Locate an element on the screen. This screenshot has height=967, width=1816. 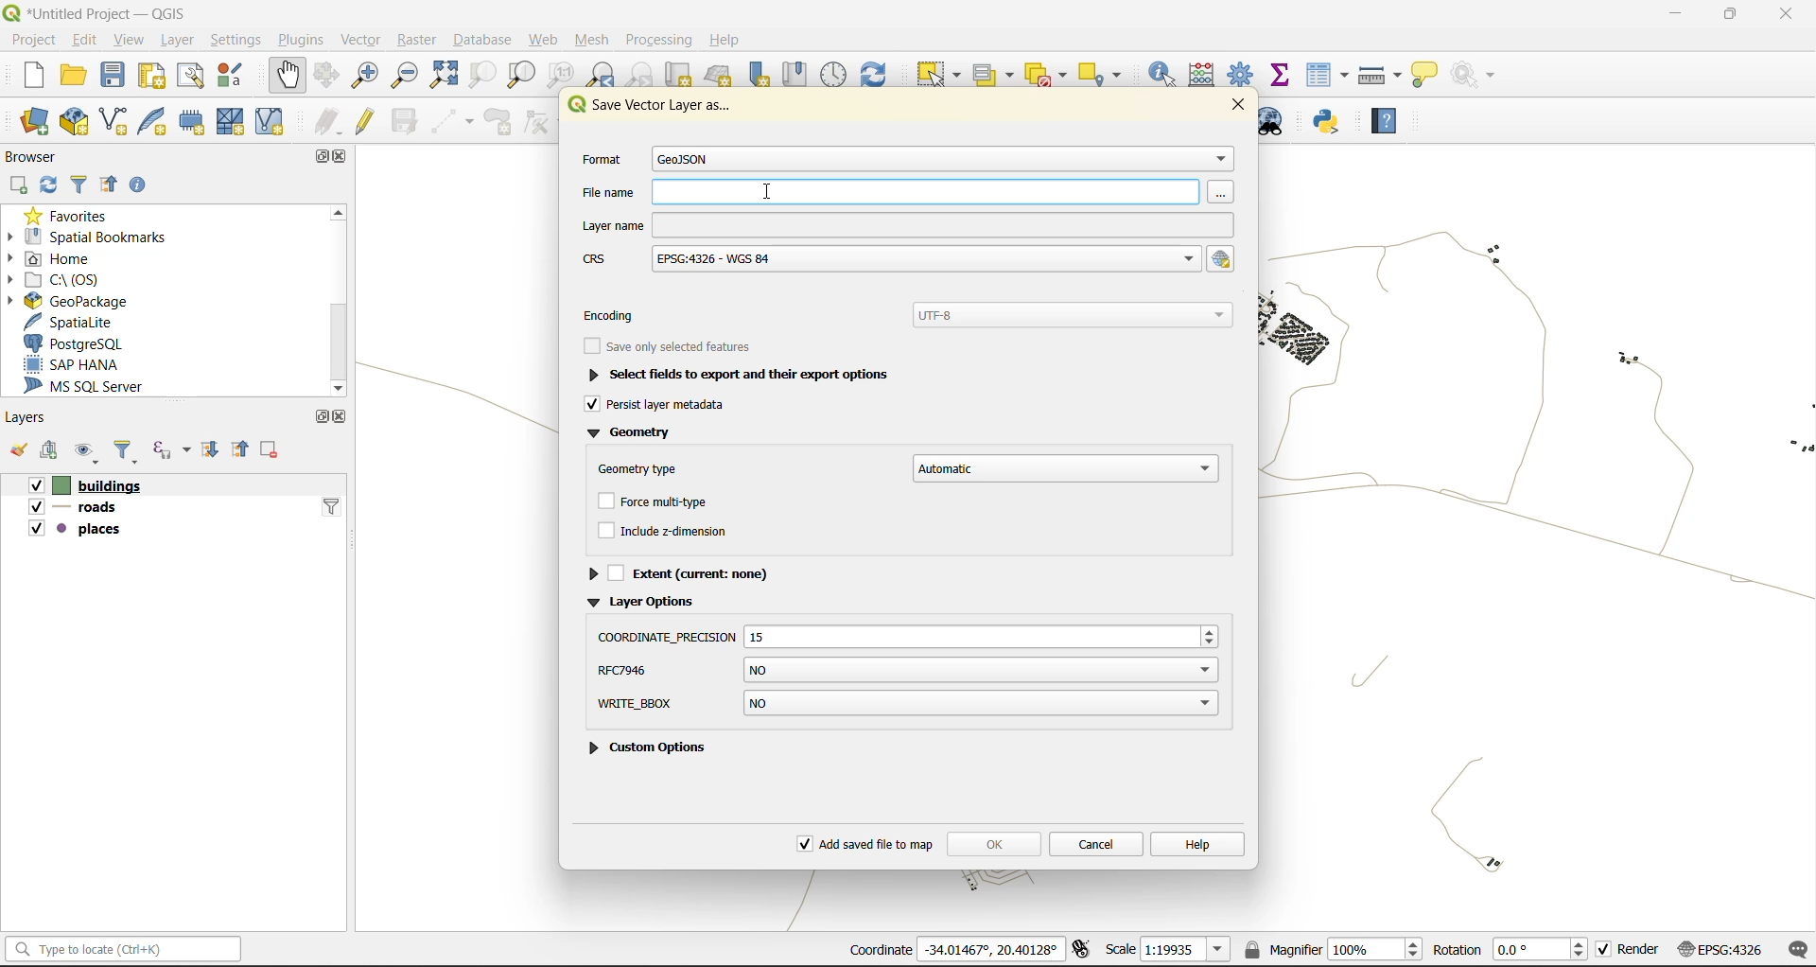
show layout is located at coordinates (192, 76).